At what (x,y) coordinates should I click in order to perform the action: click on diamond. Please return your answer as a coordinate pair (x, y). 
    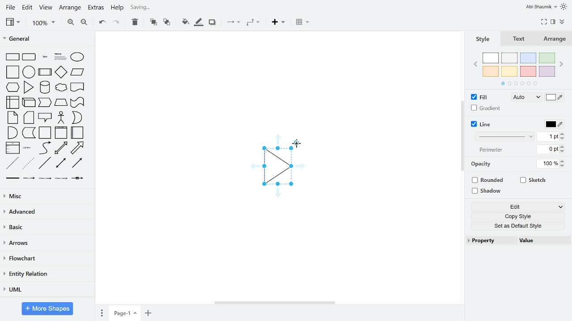
    Looking at the image, I should click on (61, 72).